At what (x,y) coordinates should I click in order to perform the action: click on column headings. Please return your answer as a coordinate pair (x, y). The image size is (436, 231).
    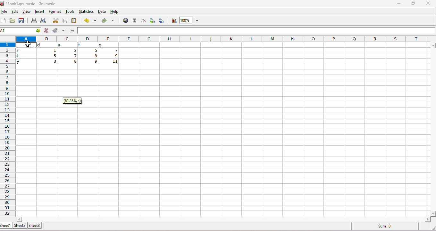
    Looking at the image, I should click on (222, 39).